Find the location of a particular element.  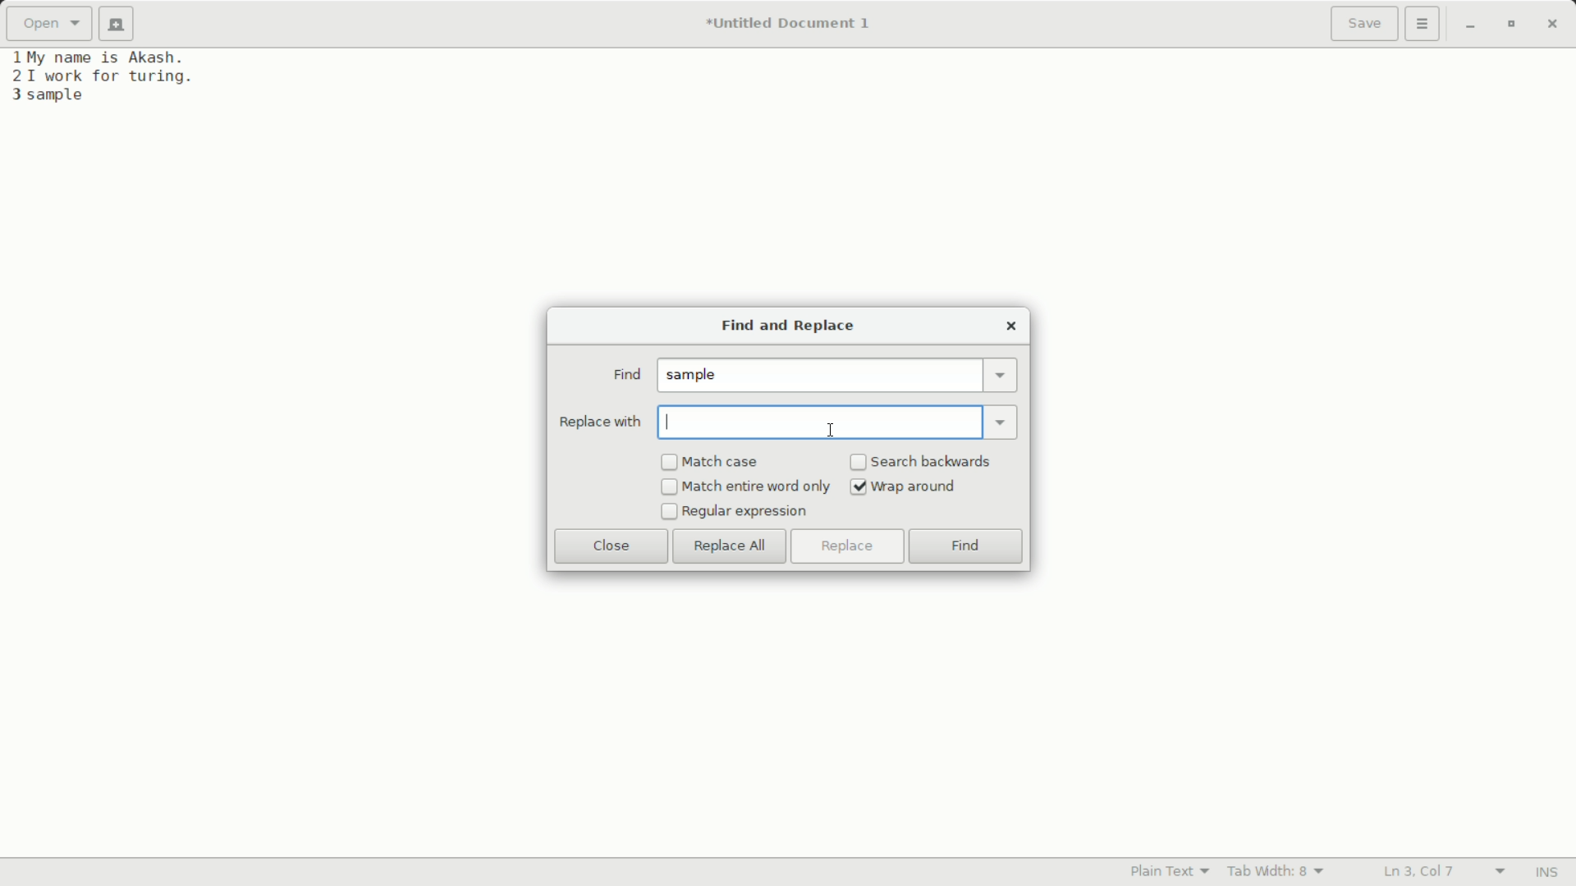

text cursor is located at coordinates (834, 428).